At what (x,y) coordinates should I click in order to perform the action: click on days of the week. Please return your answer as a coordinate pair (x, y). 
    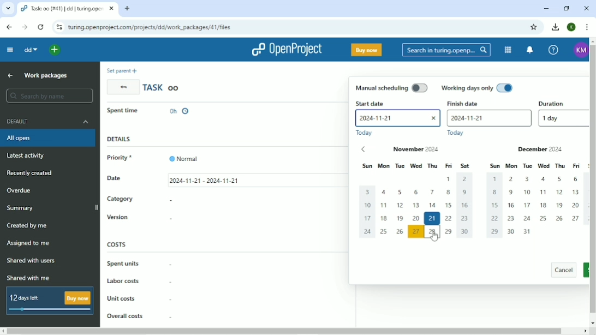
    Looking at the image, I should click on (416, 166).